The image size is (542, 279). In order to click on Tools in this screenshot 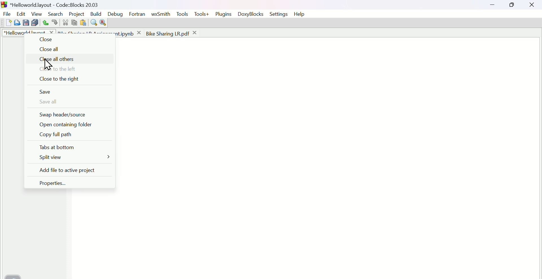, I will do `click(182, 14)`.